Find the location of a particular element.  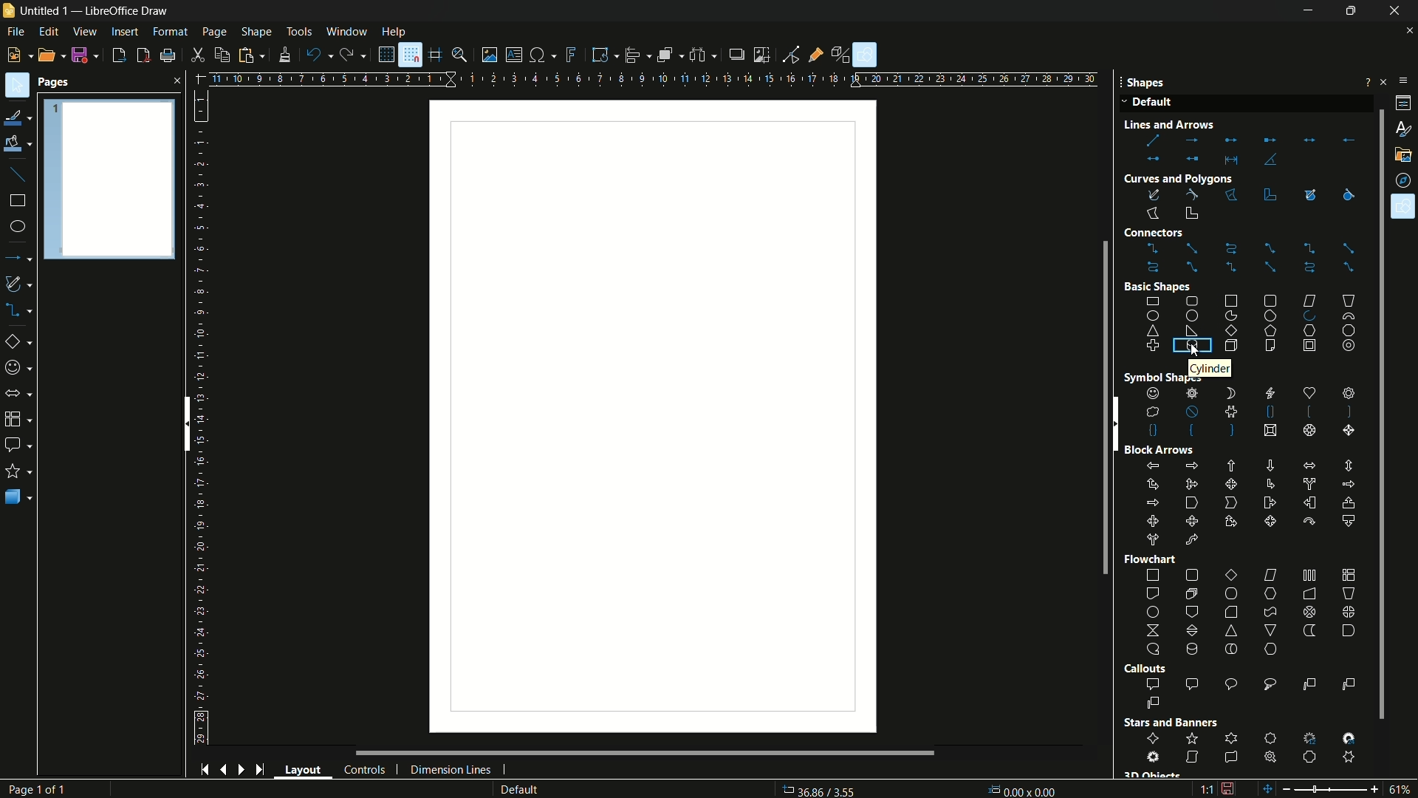

Symbol Shape is located at coordinates (1151, 378).